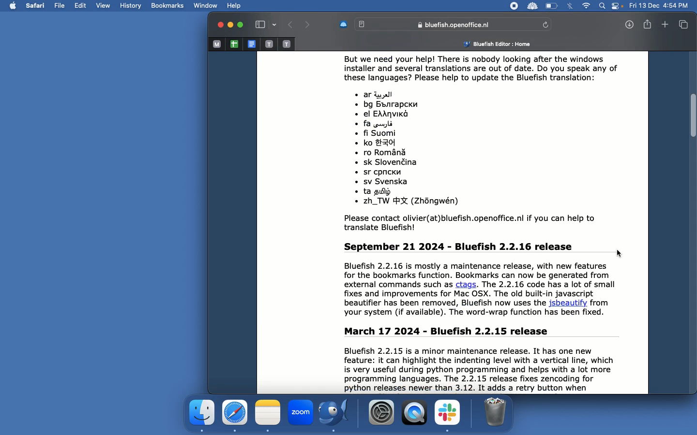 The height and width of the screenshot is (435, 697). What do you see at coordinates (107, 5) in the screenshot?
I see `View` at bounding box center [107, 5].